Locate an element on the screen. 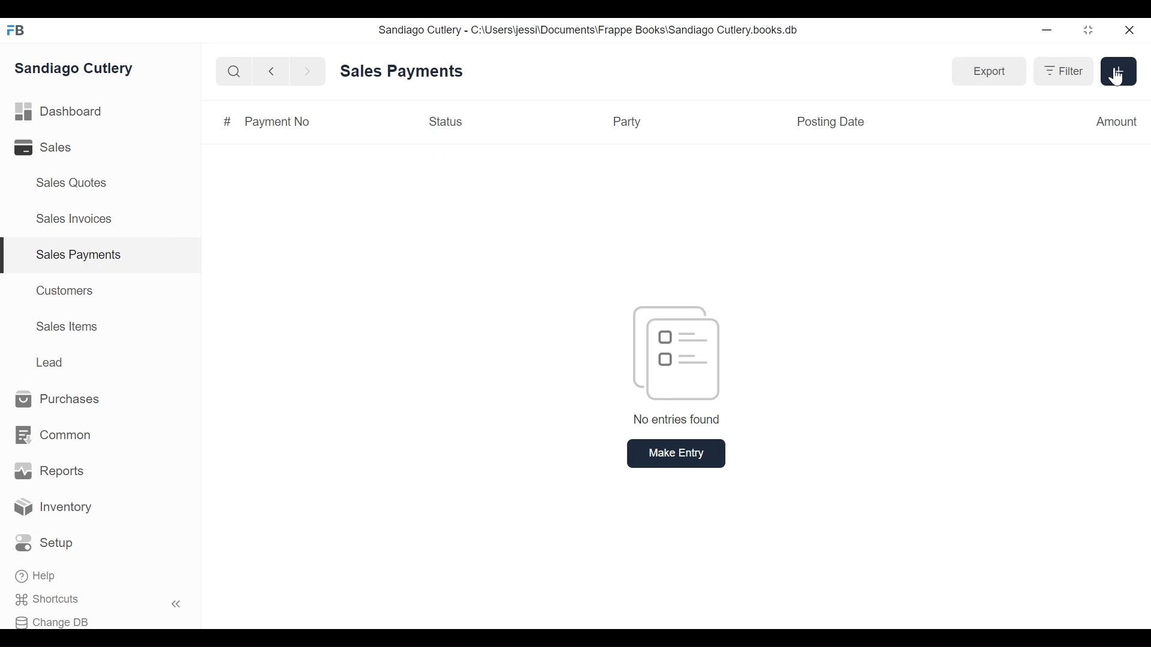 This screenshot has height=647, width=1151. Posting Date is located at coordinates (830, 123).